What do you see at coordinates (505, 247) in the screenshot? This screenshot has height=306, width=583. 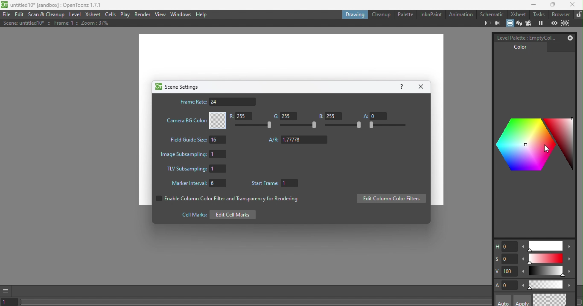 I see `H` at bounding box center [505, 247].